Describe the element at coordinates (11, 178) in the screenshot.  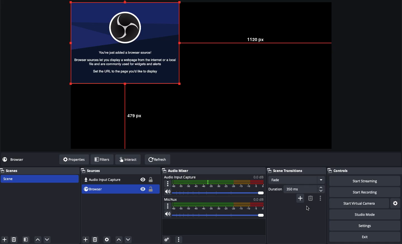
I see `Scene` at that location.